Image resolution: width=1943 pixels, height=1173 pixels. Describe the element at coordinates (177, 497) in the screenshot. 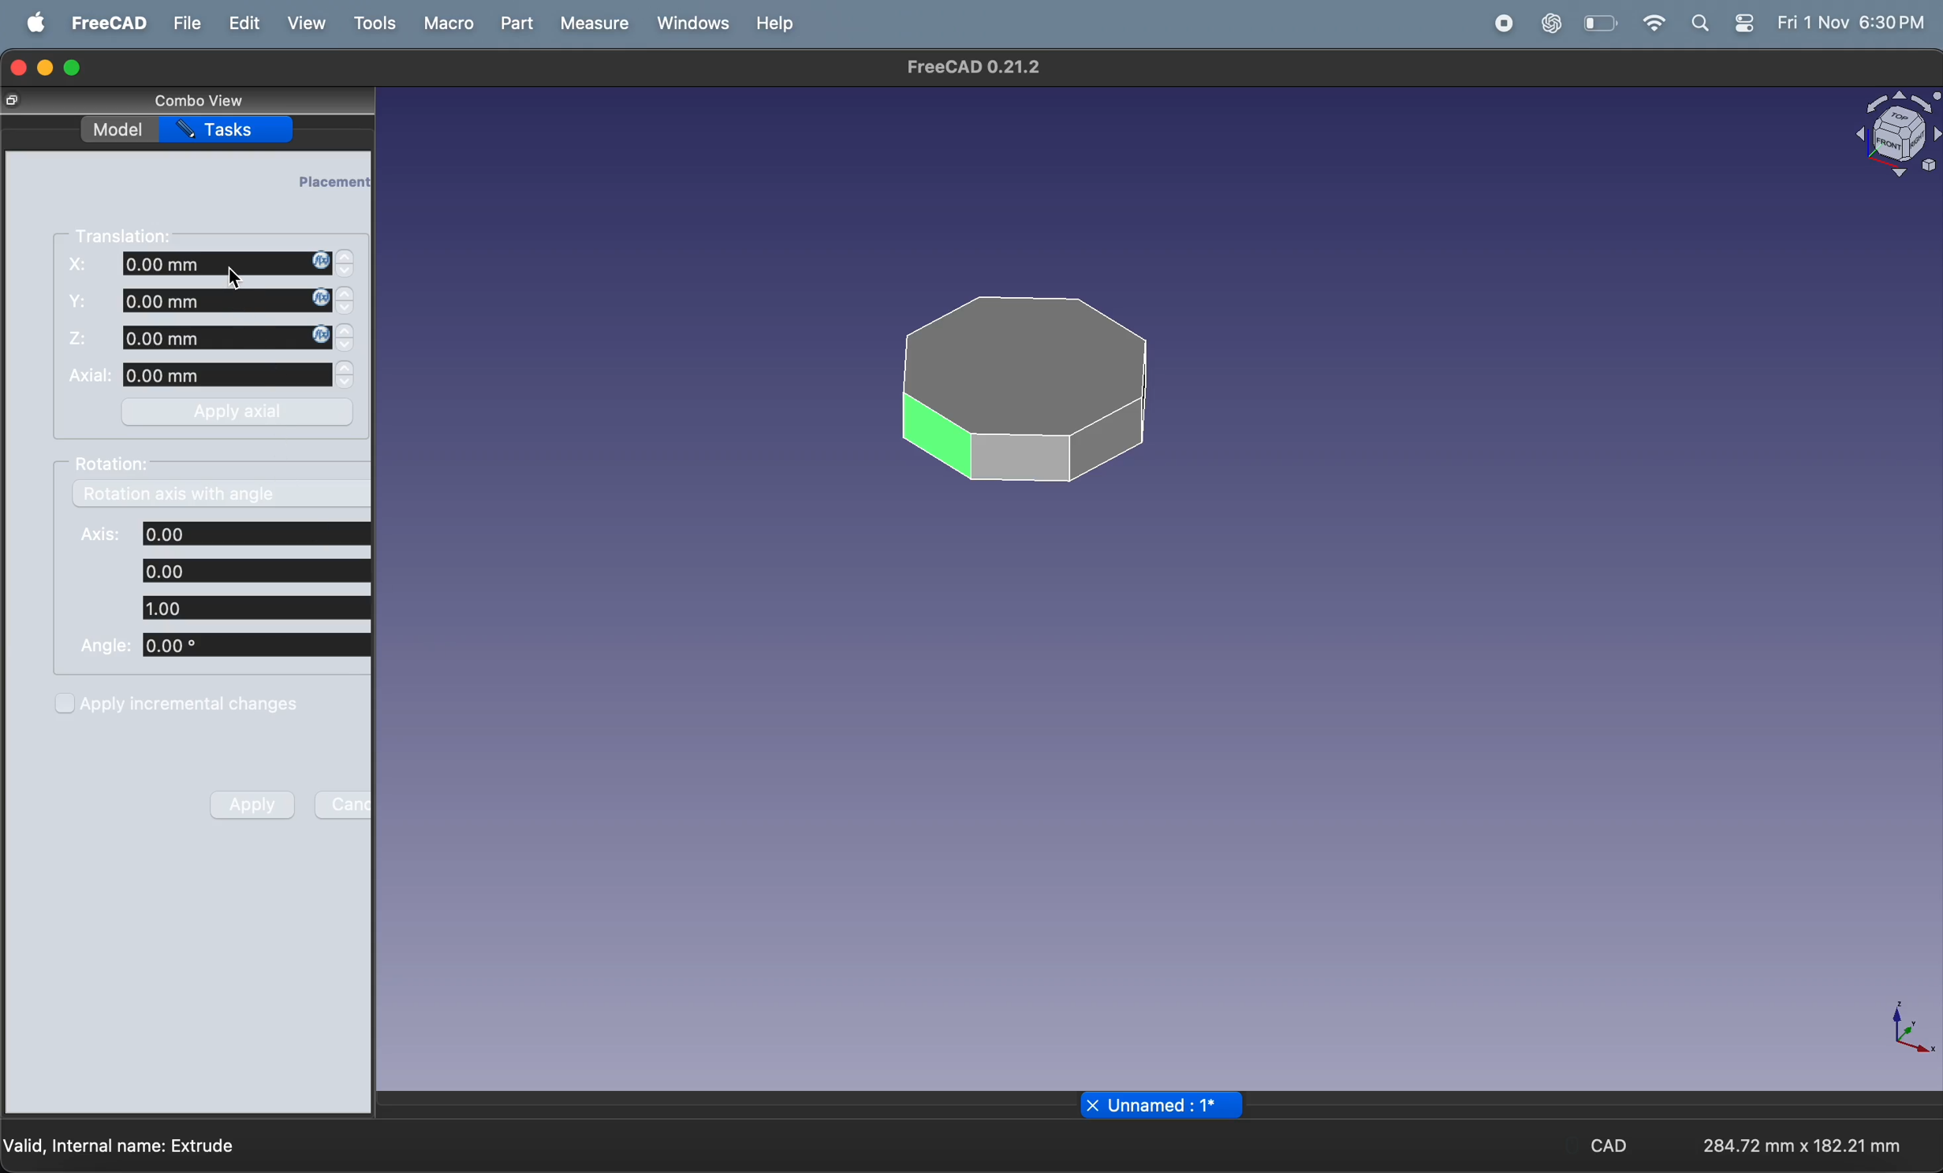

I see `Rotation axis with angle` at that location.